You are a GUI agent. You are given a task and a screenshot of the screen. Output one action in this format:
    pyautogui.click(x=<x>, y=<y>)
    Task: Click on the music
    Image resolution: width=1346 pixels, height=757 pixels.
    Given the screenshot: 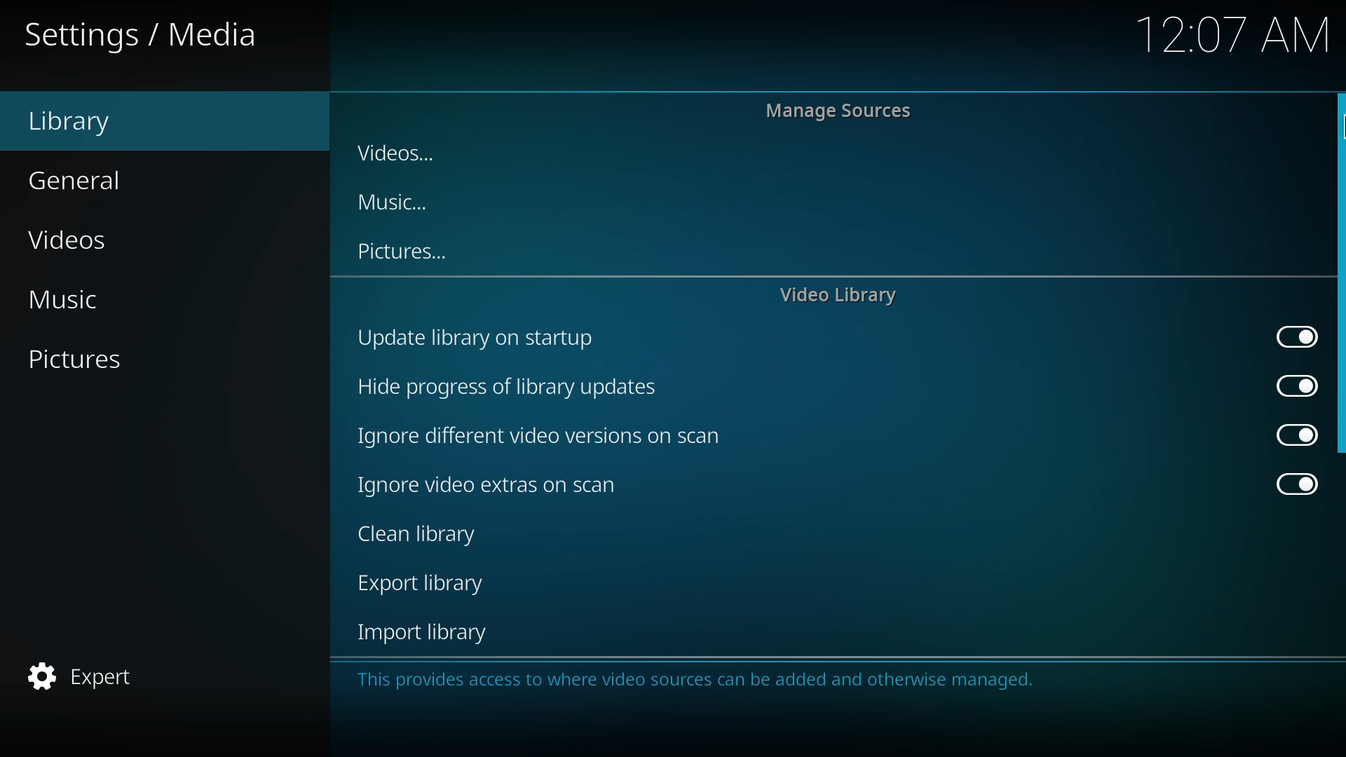 What is the action you would take?
    pyautogui.click(x=393, y=205)
    